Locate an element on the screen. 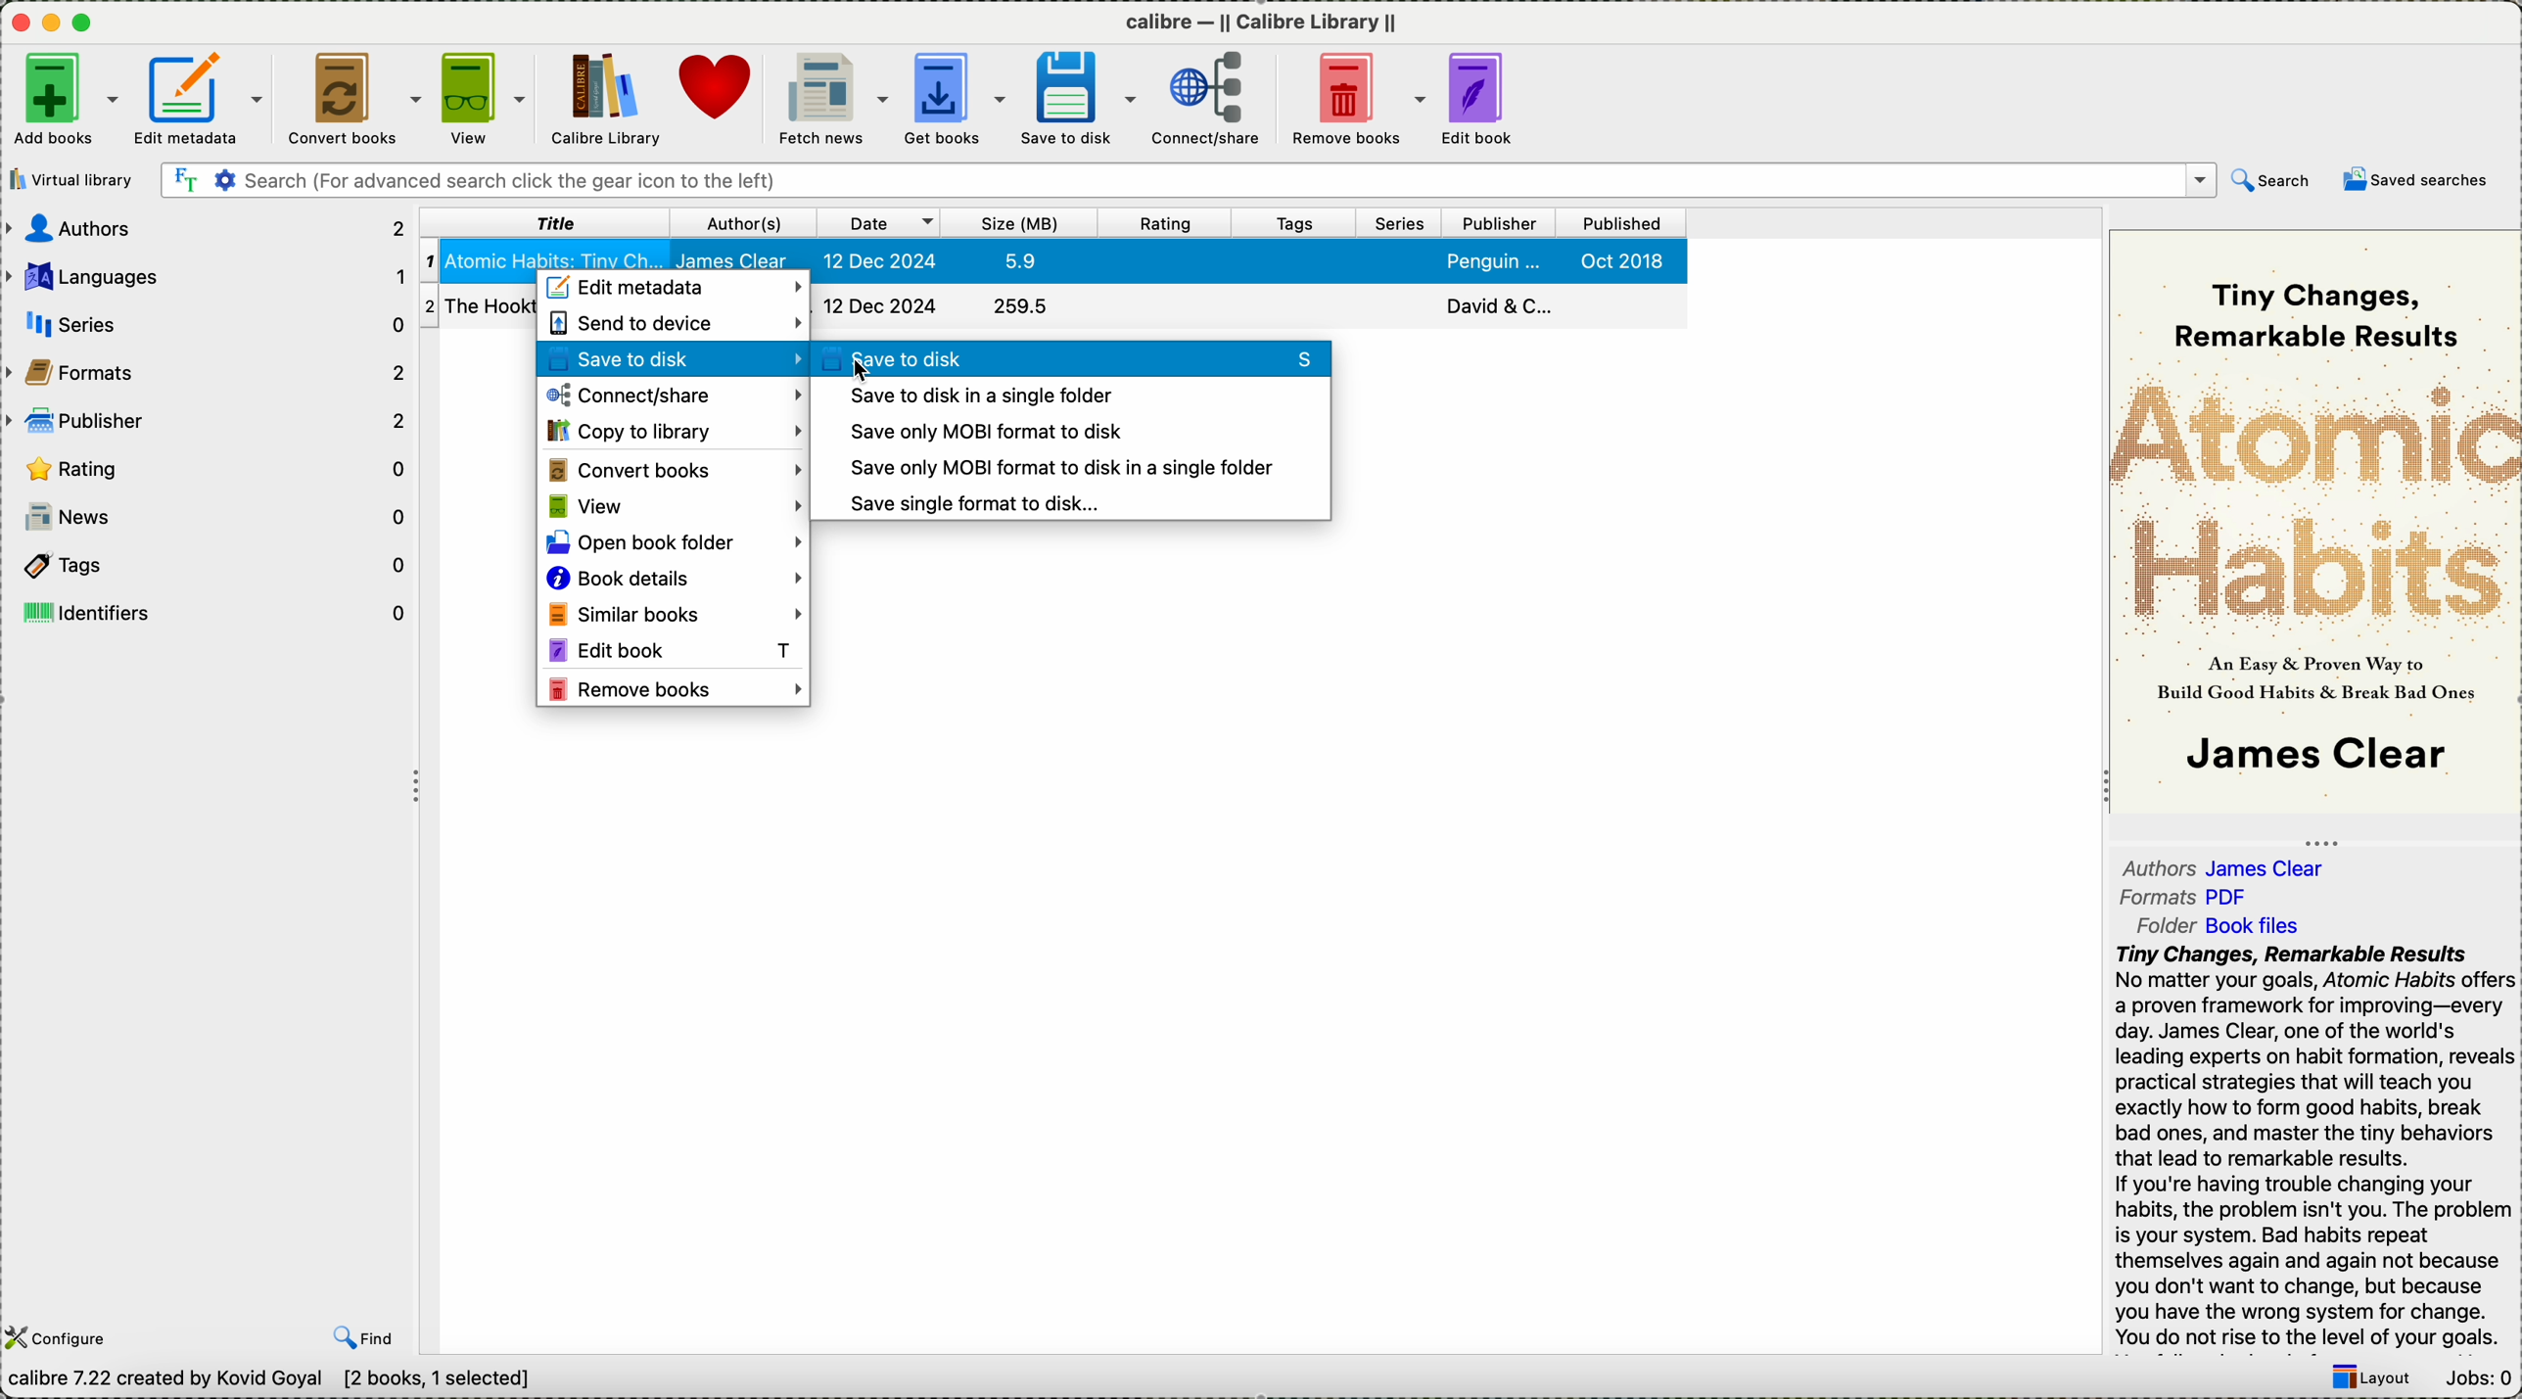 This screenshot has height=1399, width=2522. minimize is located at coordinates (51, 19).